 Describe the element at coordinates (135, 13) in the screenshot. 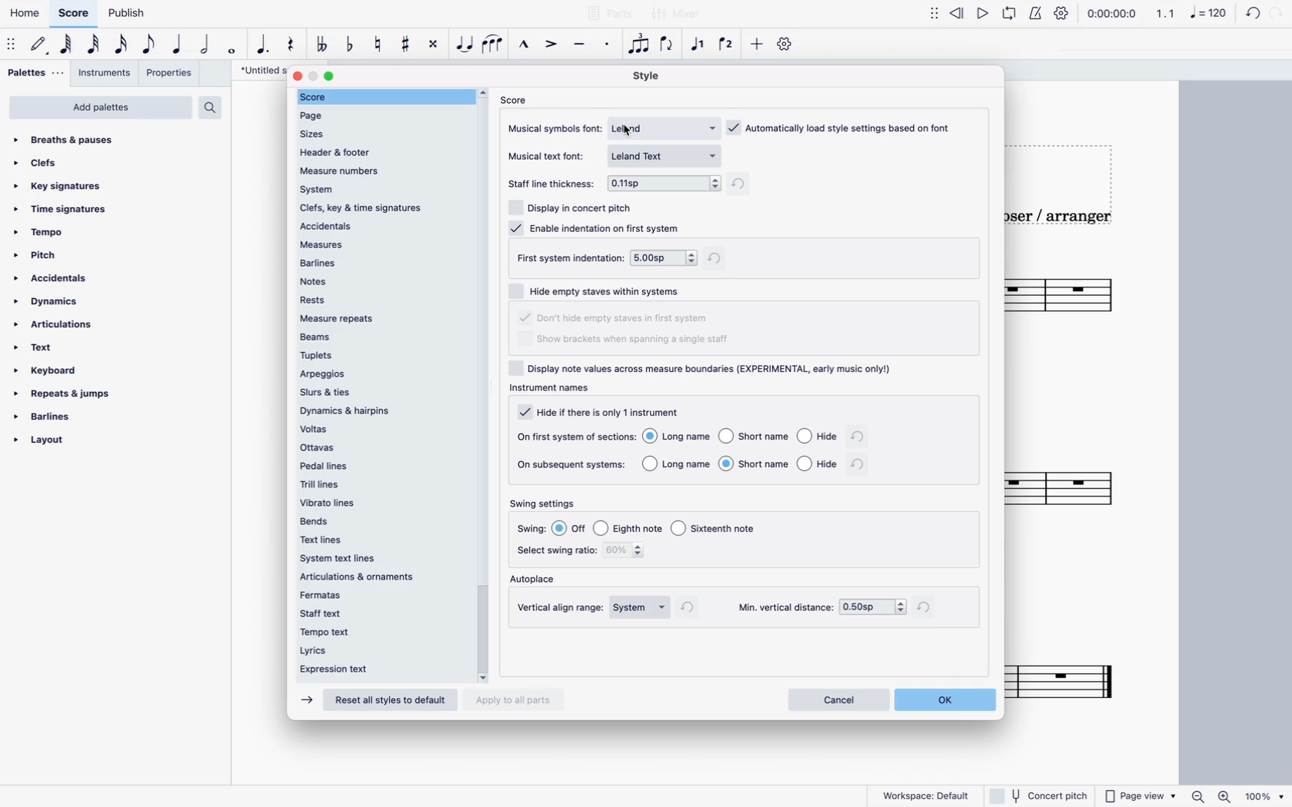

I see `Publish` at that location.